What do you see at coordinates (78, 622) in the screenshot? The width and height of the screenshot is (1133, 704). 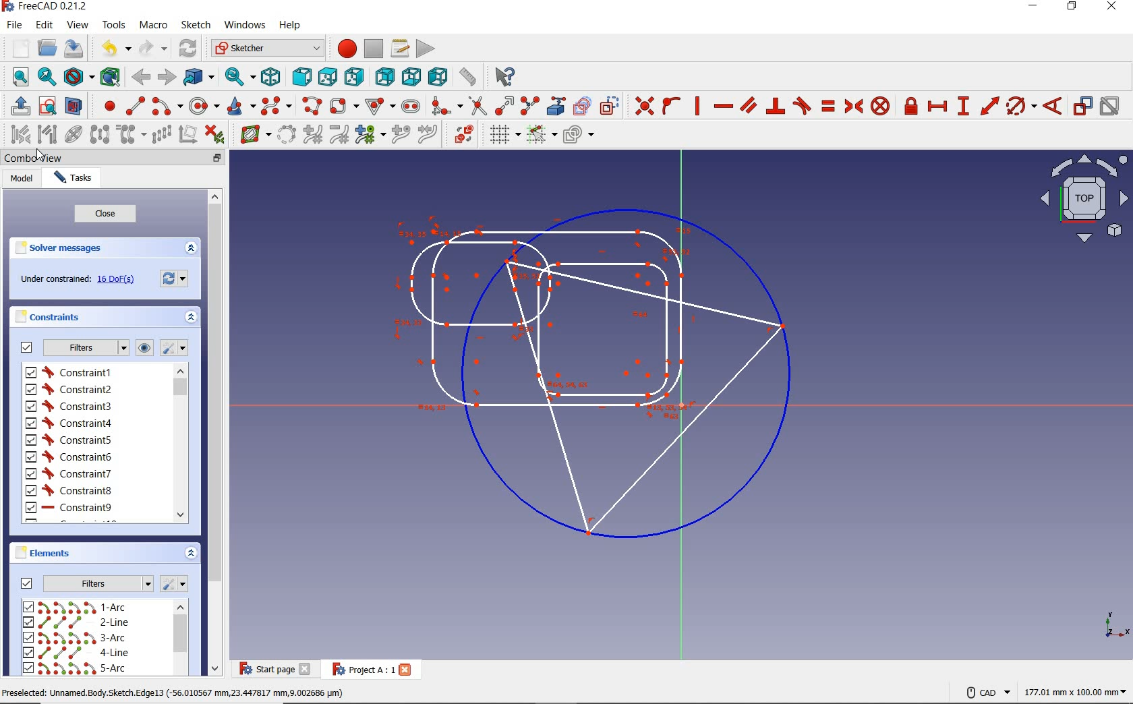 I see `2-line` at bounding box center [78, 622].